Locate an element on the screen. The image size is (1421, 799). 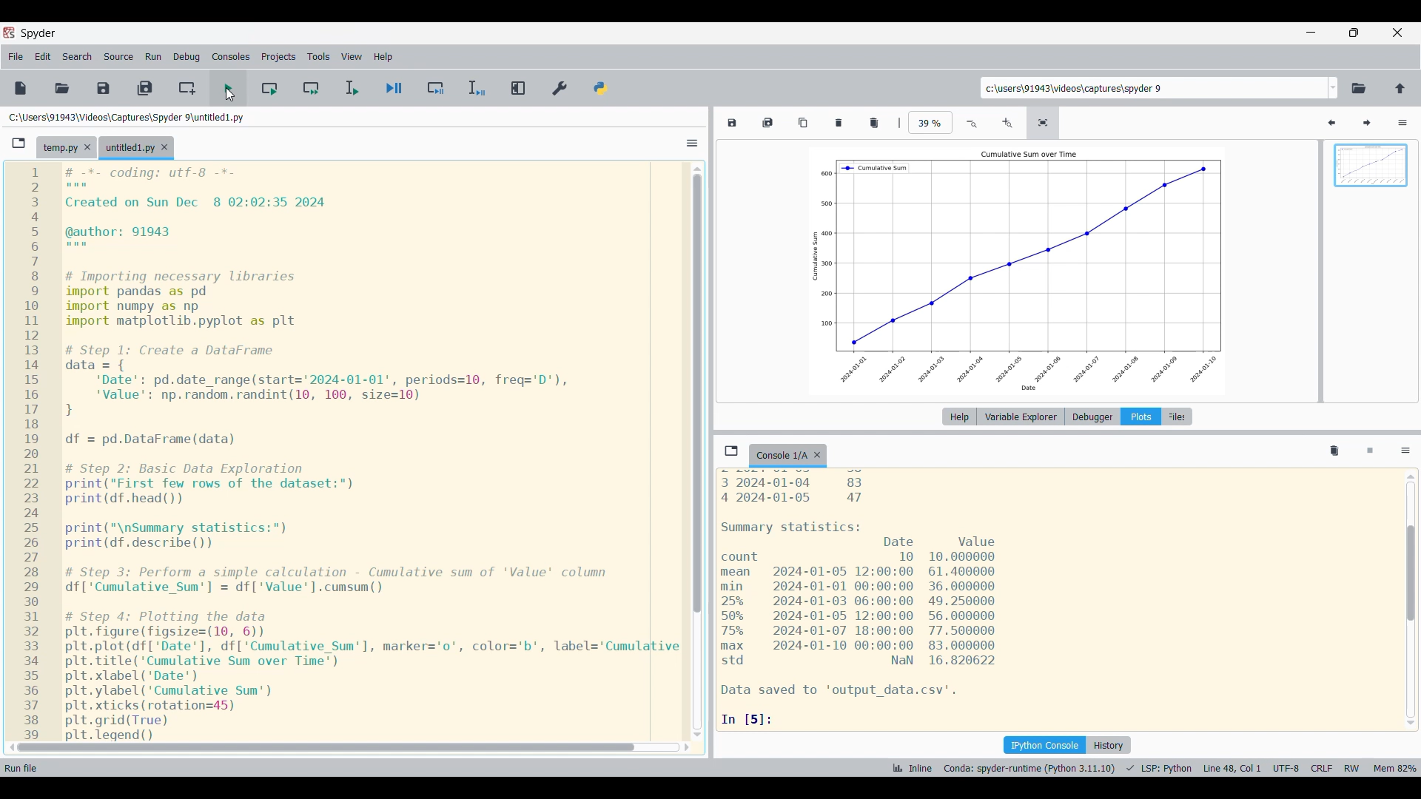
Help is located at coordinates (960, 417).